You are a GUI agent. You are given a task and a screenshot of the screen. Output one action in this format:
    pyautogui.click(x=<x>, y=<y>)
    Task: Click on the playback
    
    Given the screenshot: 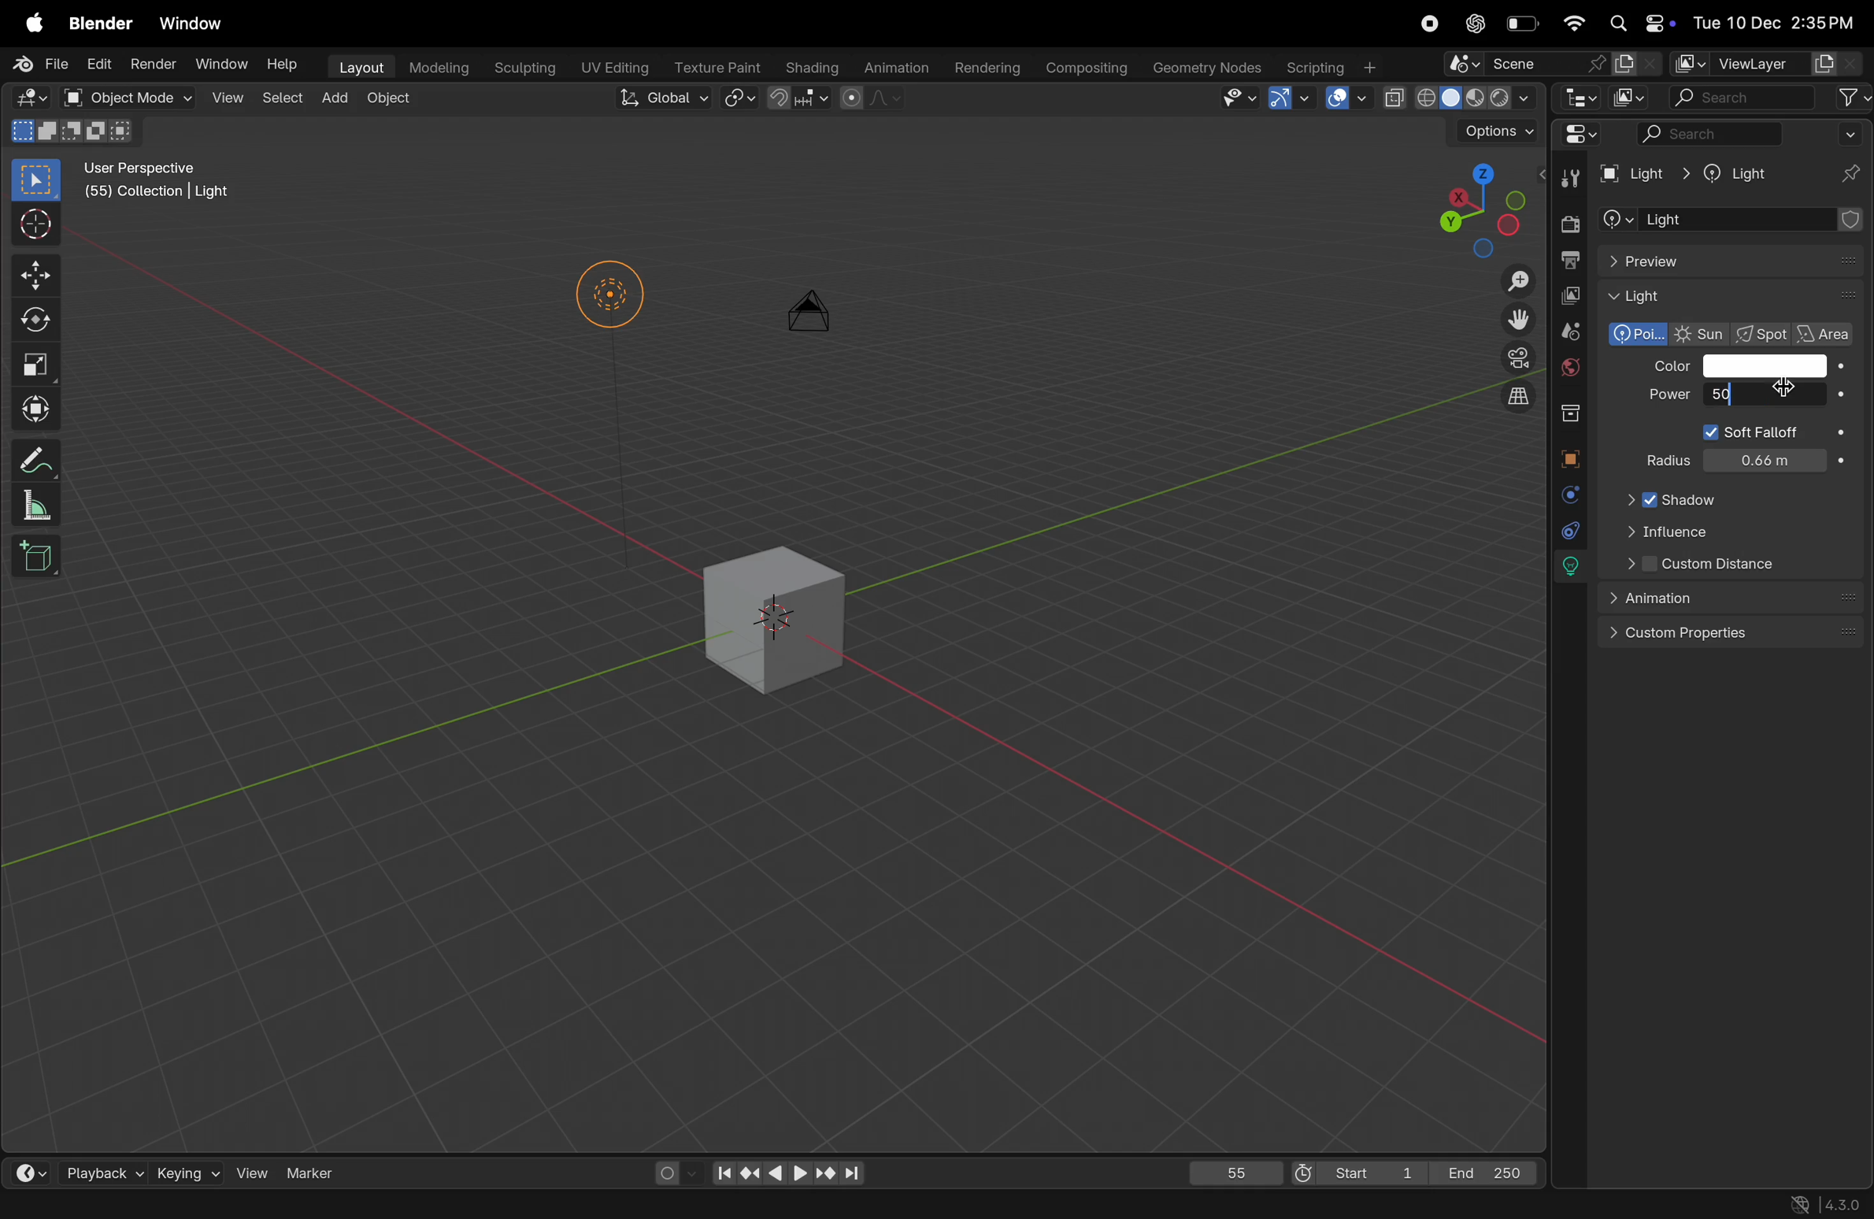 What is the action you would take?
    pyautogui.click(x=105, y=1172)
    